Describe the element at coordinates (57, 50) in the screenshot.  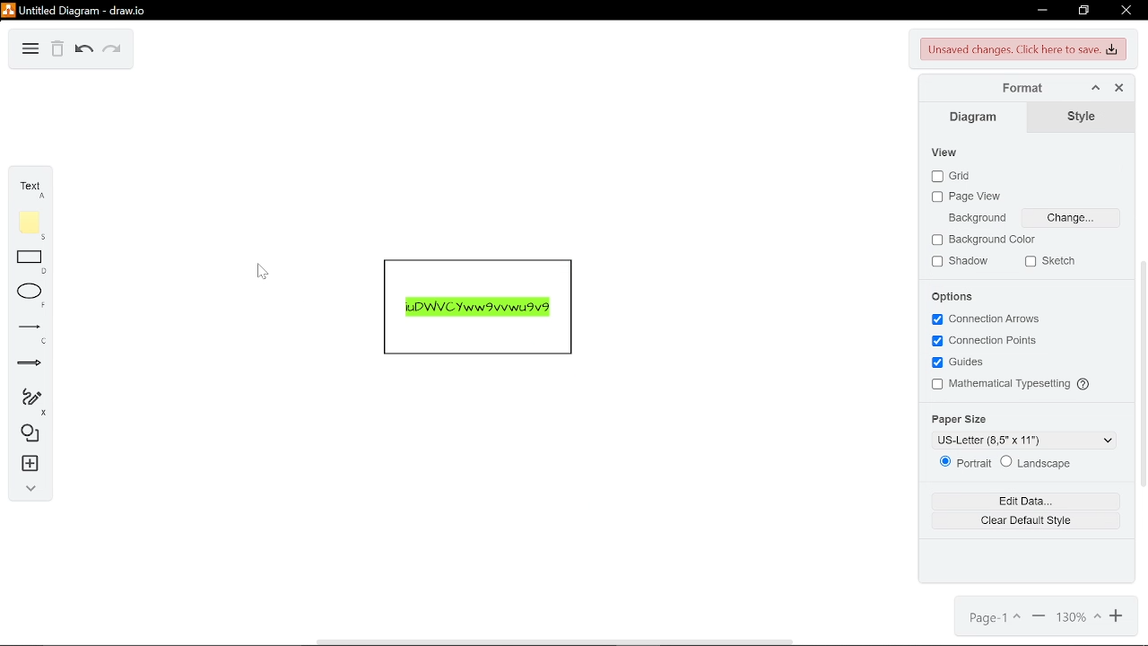
I see `delete` at that location.